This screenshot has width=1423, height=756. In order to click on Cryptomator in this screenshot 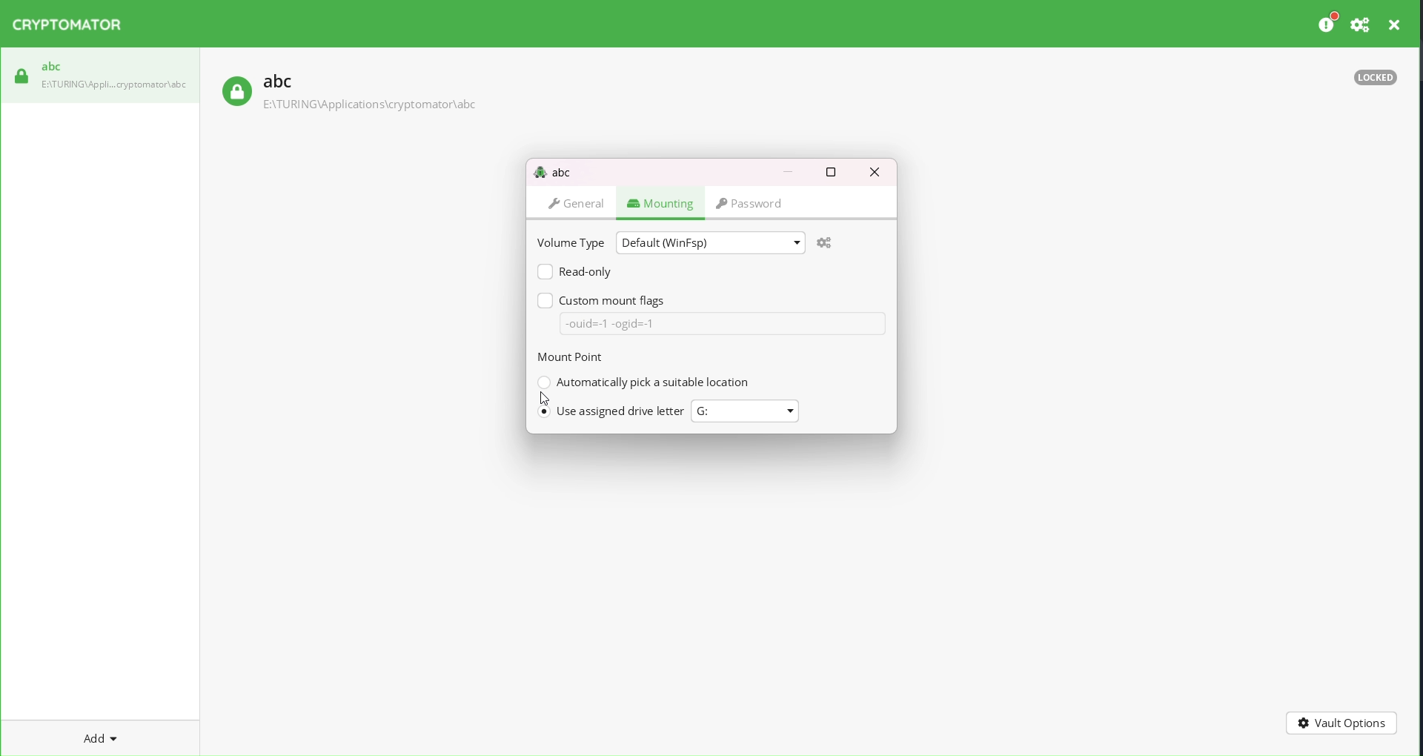, I will do `click(73, 27)`.